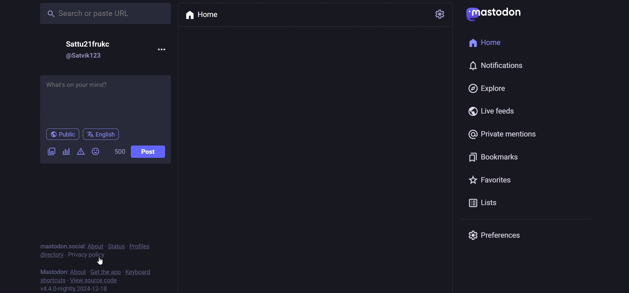 Image resolution: width=629 pixels, height=293 pixels. I want to click on english, so click(102, 134).